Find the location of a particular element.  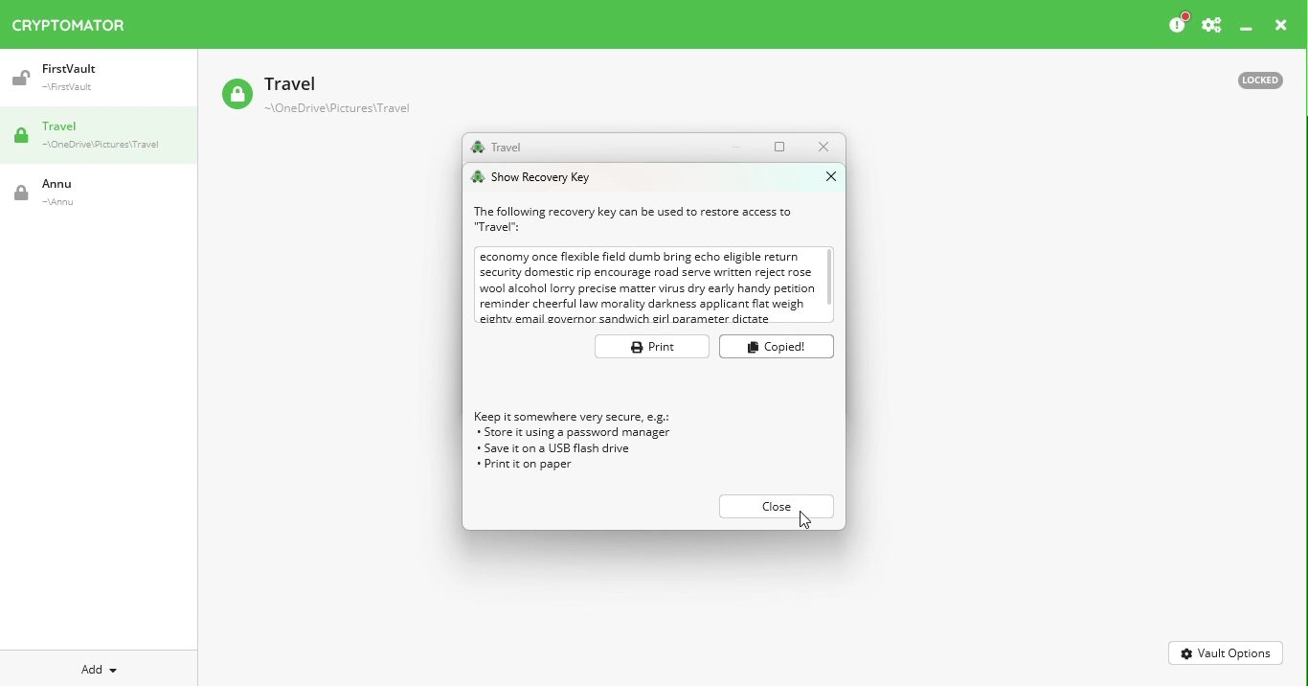

Vault options is located at coordinates (1227, 652).